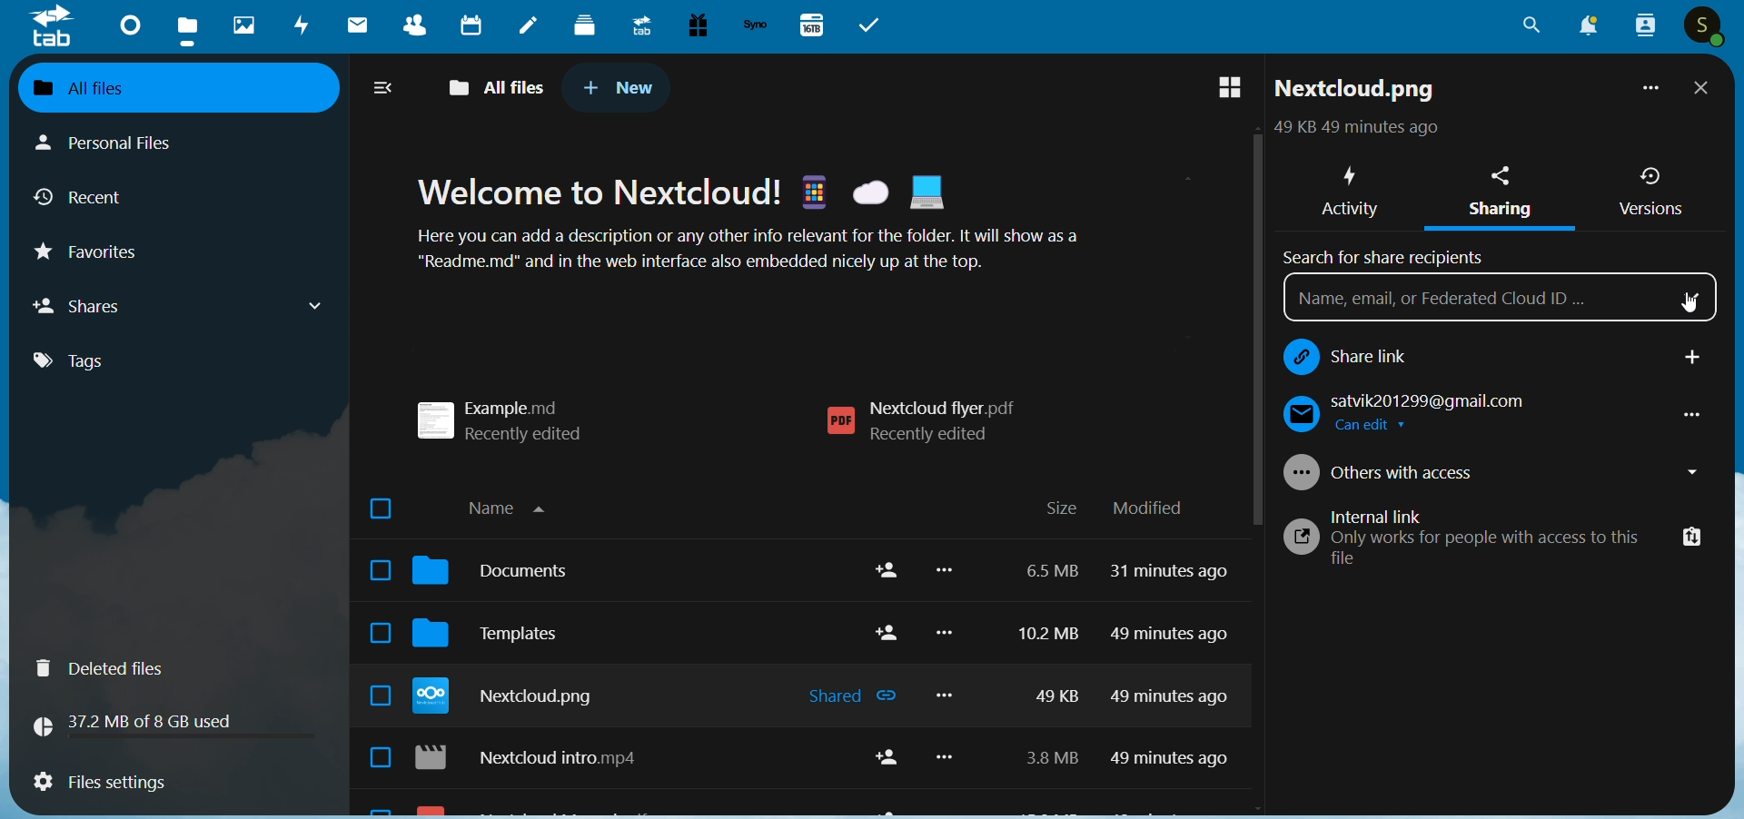  Describe the element at coordinates (1643, 25) in the screenshot. I see `people` at that location.